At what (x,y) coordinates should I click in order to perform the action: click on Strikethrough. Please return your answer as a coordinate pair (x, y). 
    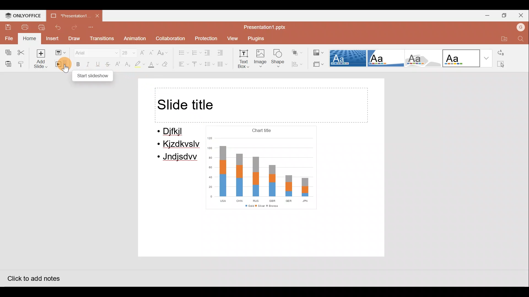
    Looking at the image, I should click on (106, 64).